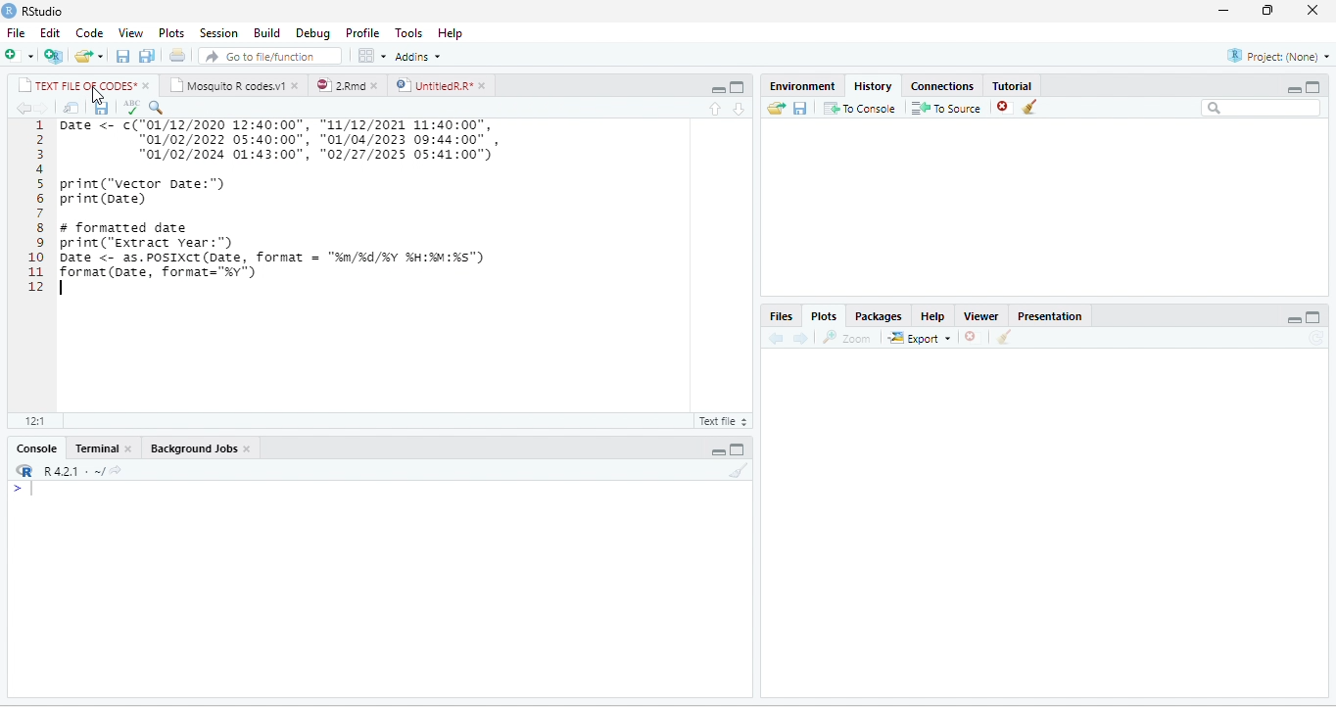  I want to click on save all, so click(146, 55).